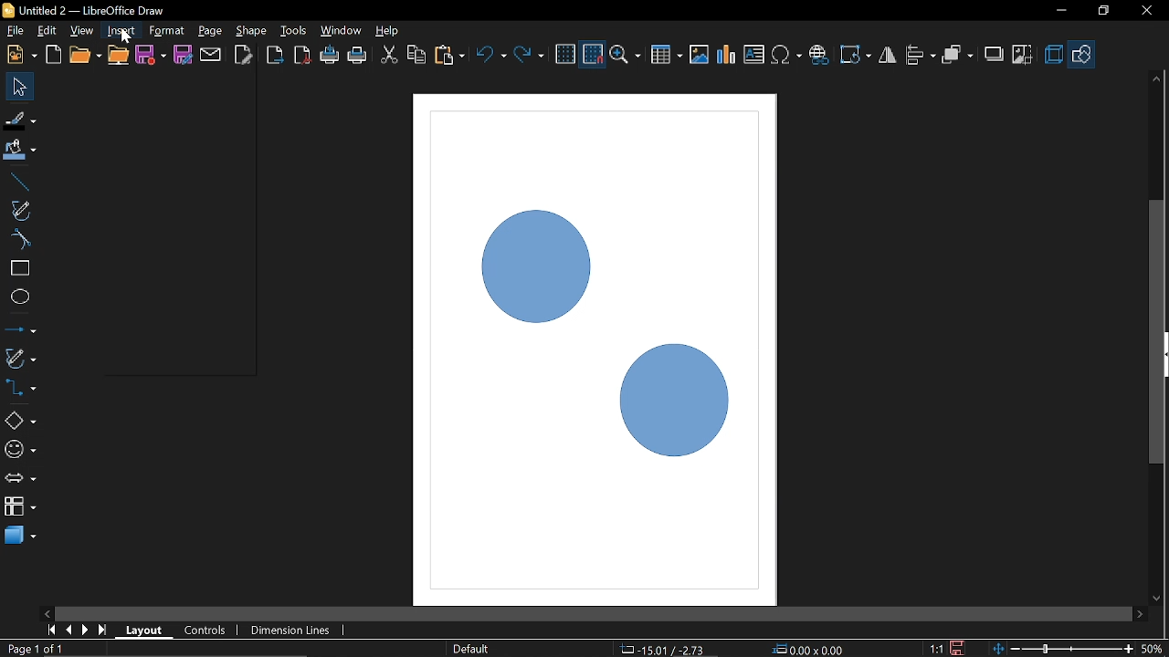 The width and height of the screenshot is (1169, 657). Describe the element at coordinates (46, 610) in the screenshot. I see `Move left` at that location.